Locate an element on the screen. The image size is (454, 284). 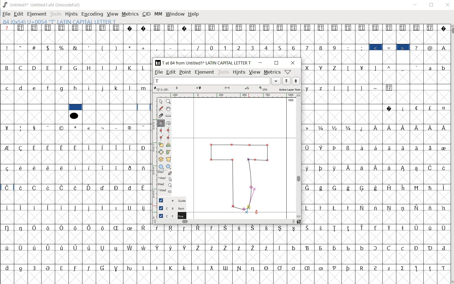
Symbol is located at coordinates (294, 228).